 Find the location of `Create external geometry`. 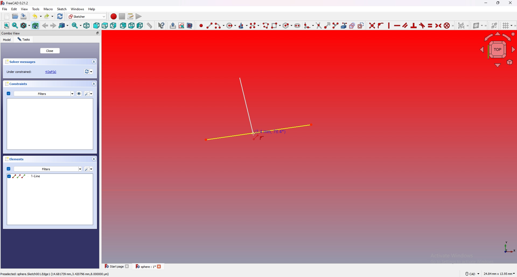

Create external geometry is located at coordinates (343, 26).